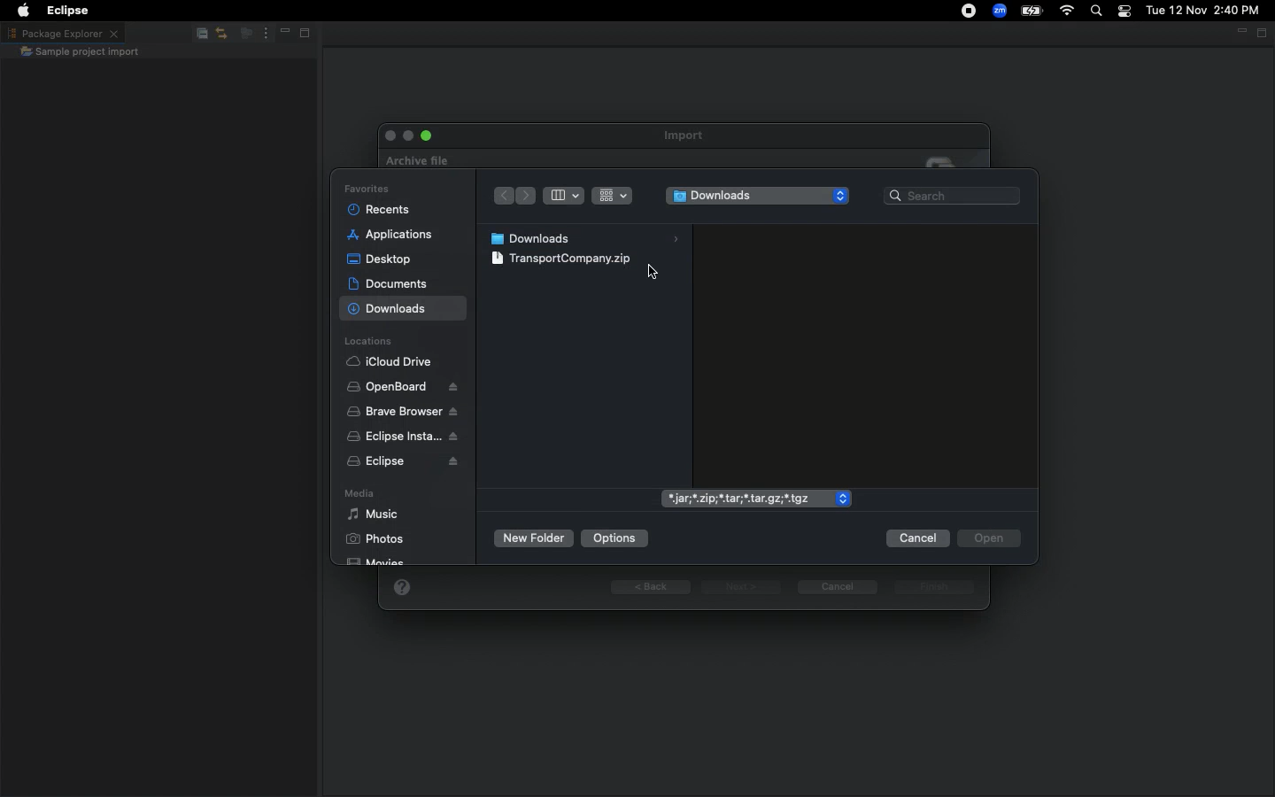 The height and width of the screenshot is (797, 1275). I want to click on Photo, so click(370, 541).